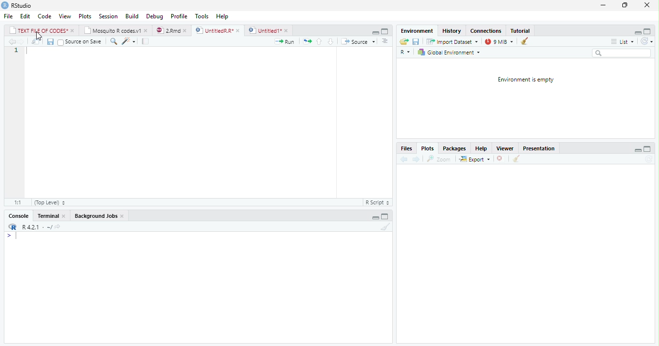  I want to click on compile report, so click(147, 42).